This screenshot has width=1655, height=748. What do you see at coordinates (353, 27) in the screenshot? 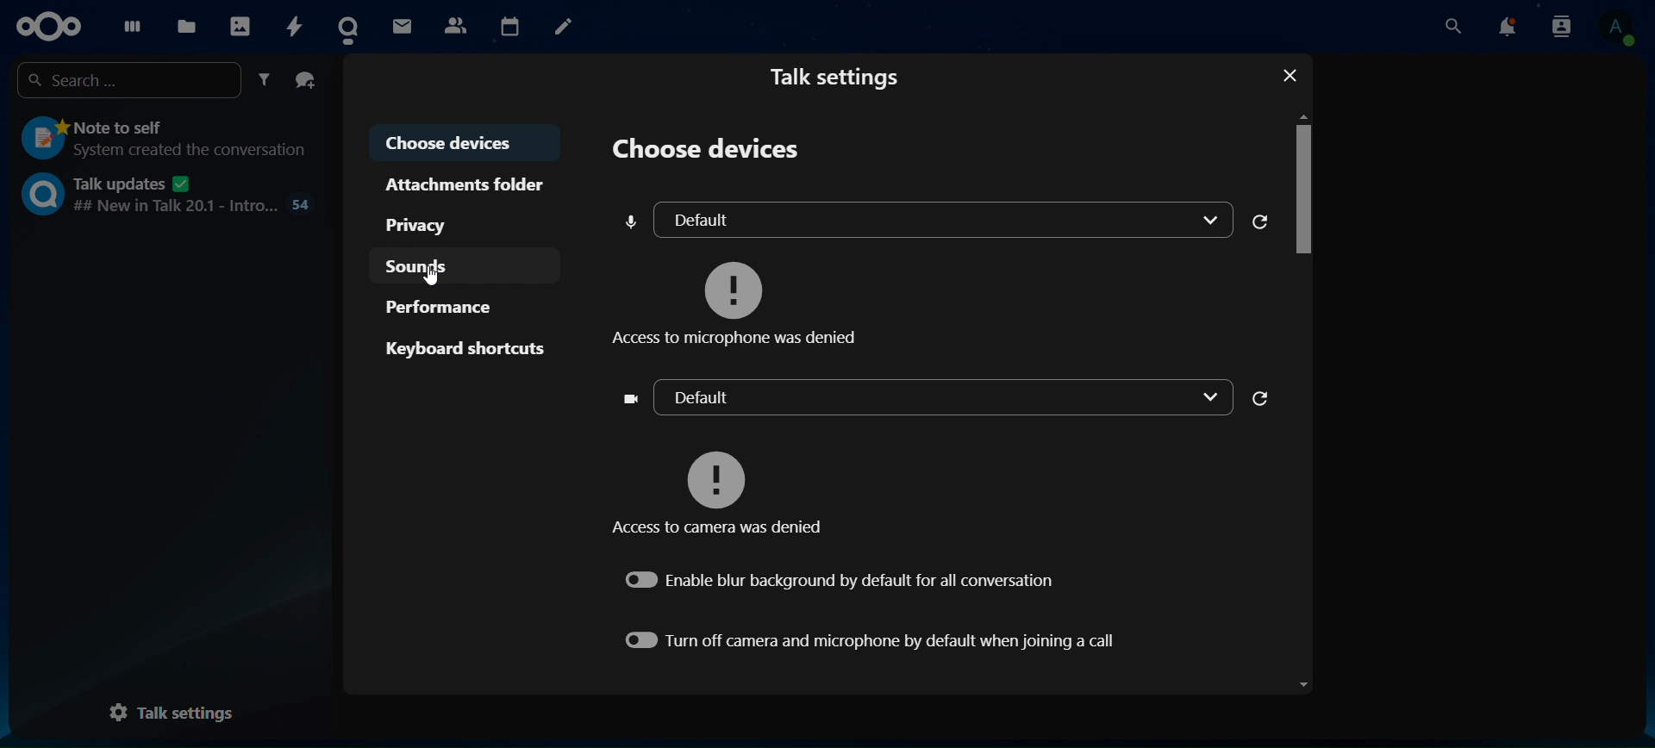
I see `talk` at bounding box center [353, 27].